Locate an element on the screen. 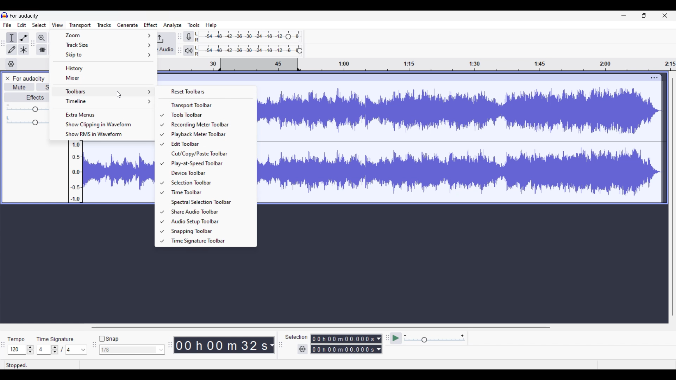 This screenshot has height=380, width=676. Current timestamp of track is located at coordinates (221, 345).